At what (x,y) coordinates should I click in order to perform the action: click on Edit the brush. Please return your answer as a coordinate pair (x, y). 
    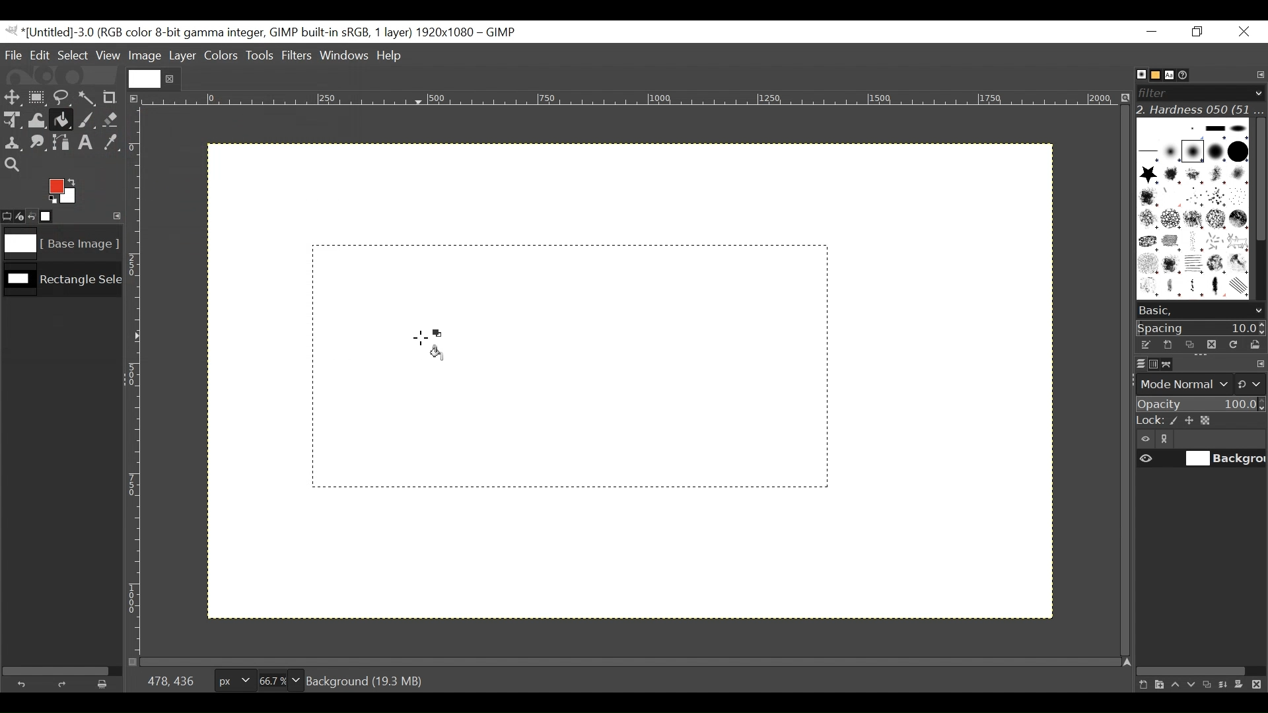
    Looking at the image, I should click on (1145, 345).